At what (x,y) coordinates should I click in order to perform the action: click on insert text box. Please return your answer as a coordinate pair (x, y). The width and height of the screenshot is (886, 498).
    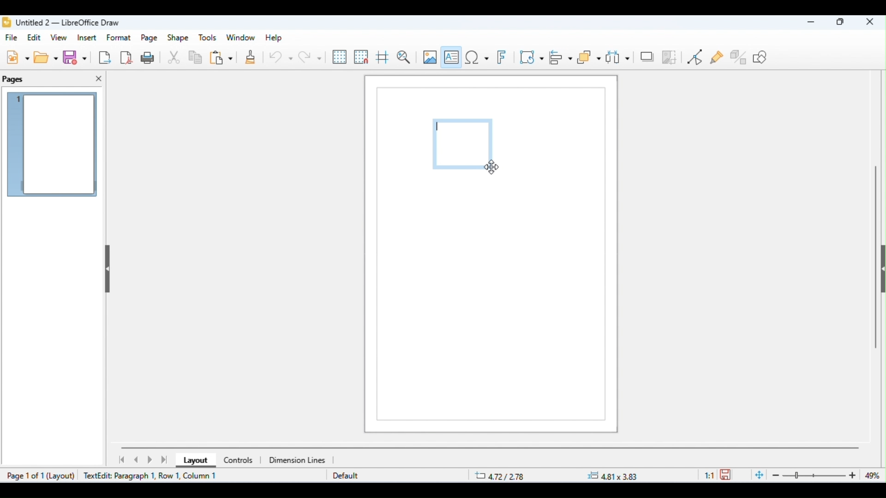
    Looking at the image, I should click on (452, 55).